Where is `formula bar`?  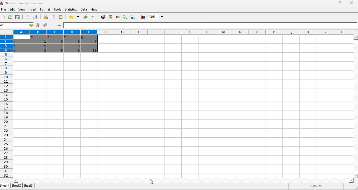
formula bar is located at coordinates (211, 25).